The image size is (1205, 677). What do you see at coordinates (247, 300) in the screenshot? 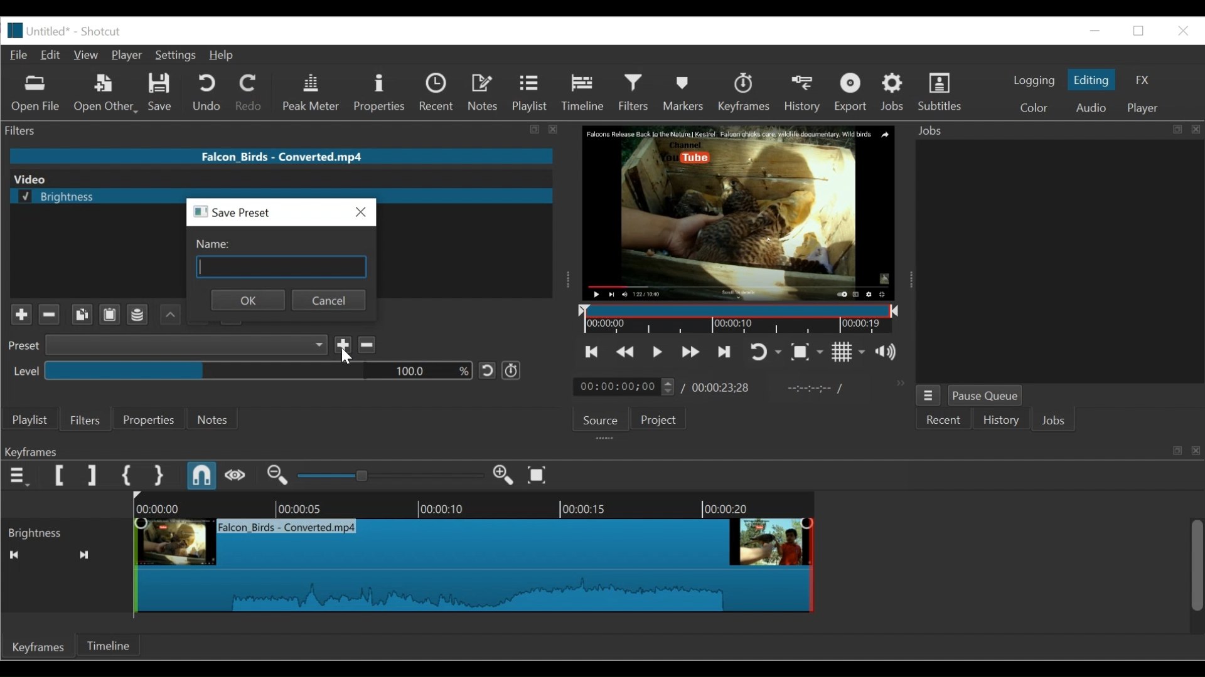
I see `ok` at bounding box center [247, 300].